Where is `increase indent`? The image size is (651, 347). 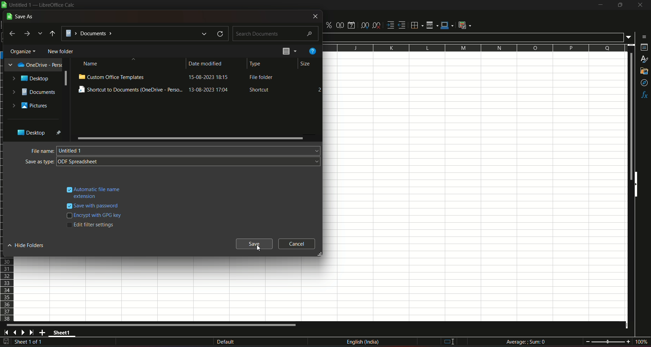 increase indent is located at coordinates (390, 25).